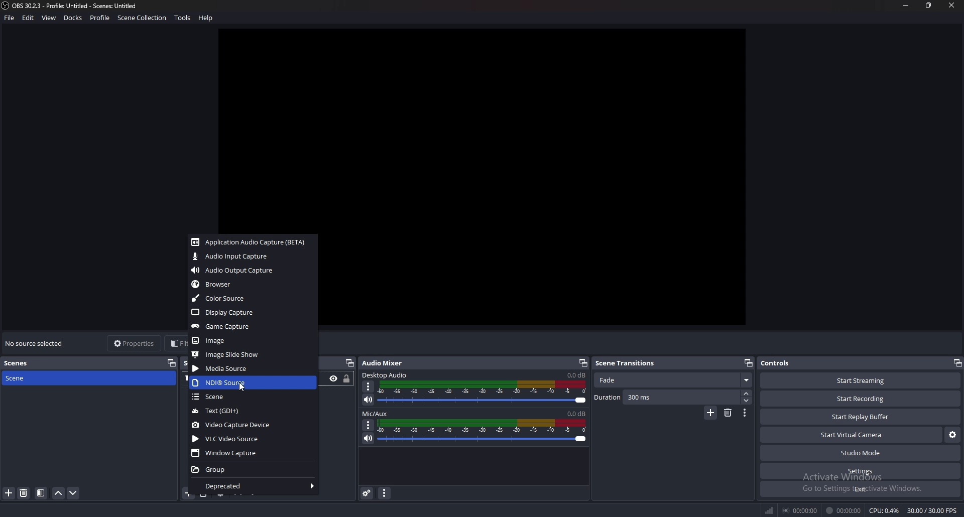  Describe the element at coordinates (747, 394) in the screenshot. I see `increase duration` at that location.